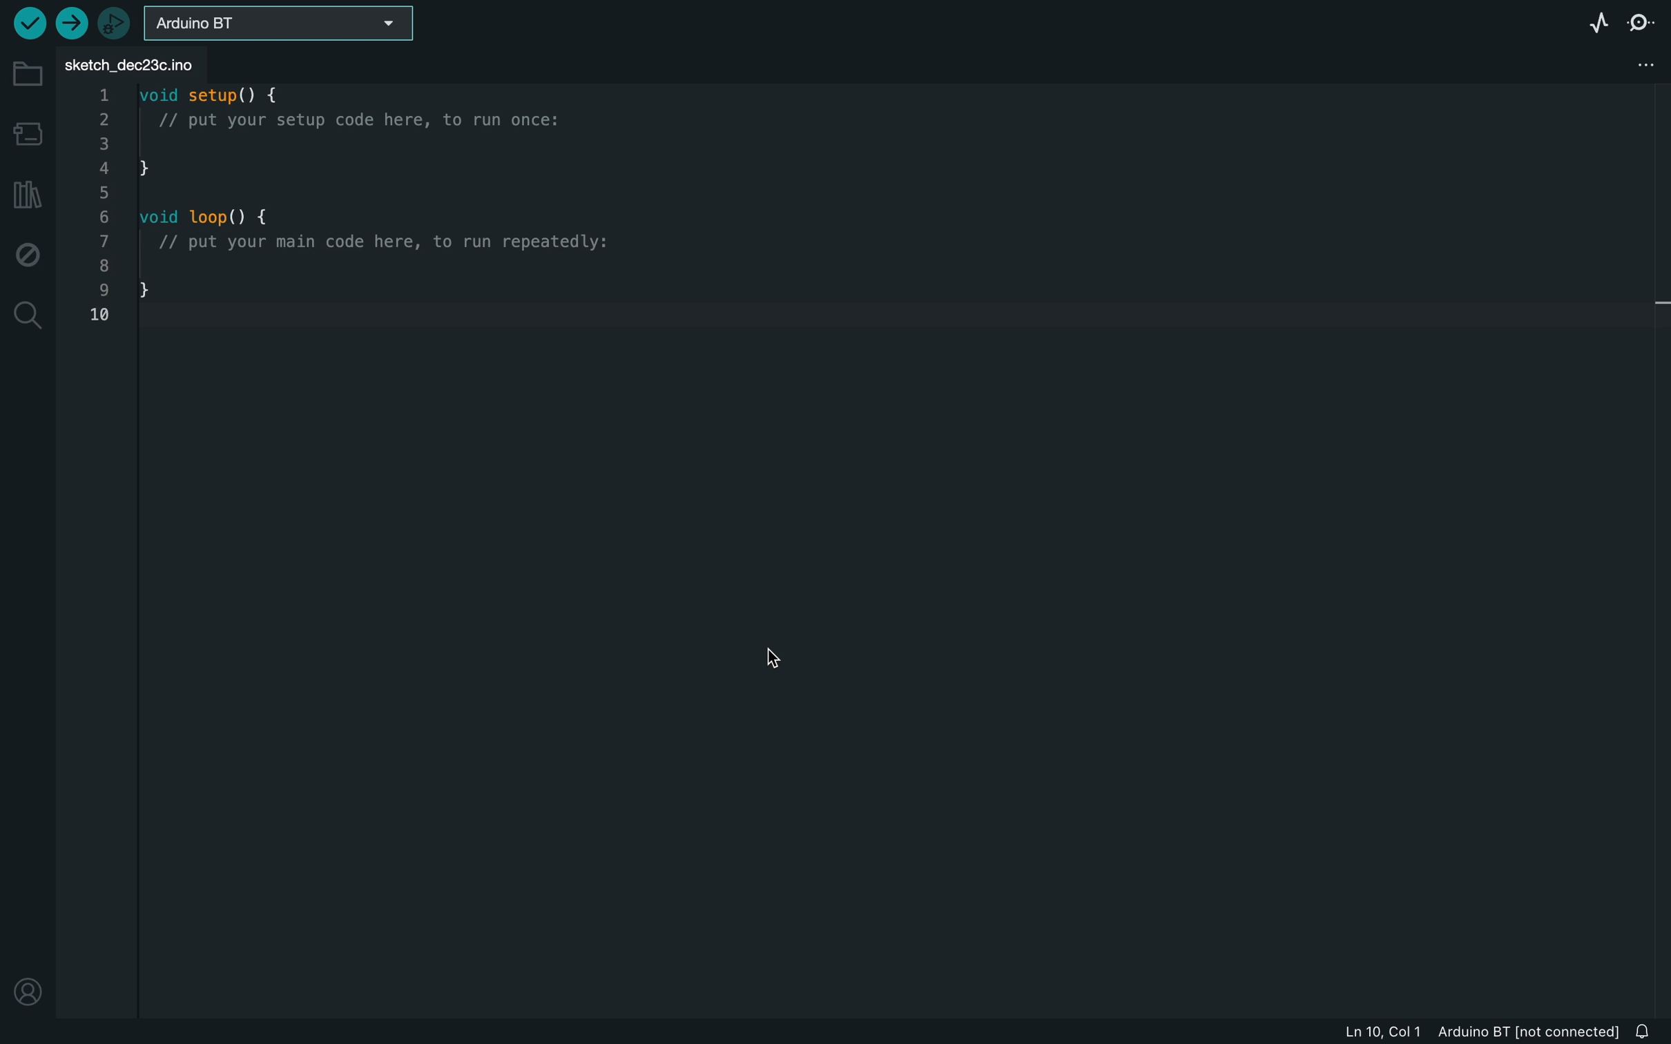 This screenshot has width=1671, height=1044. Describe the element at coordinates (774, 661) in the screenshot. I see `curser` at that location.